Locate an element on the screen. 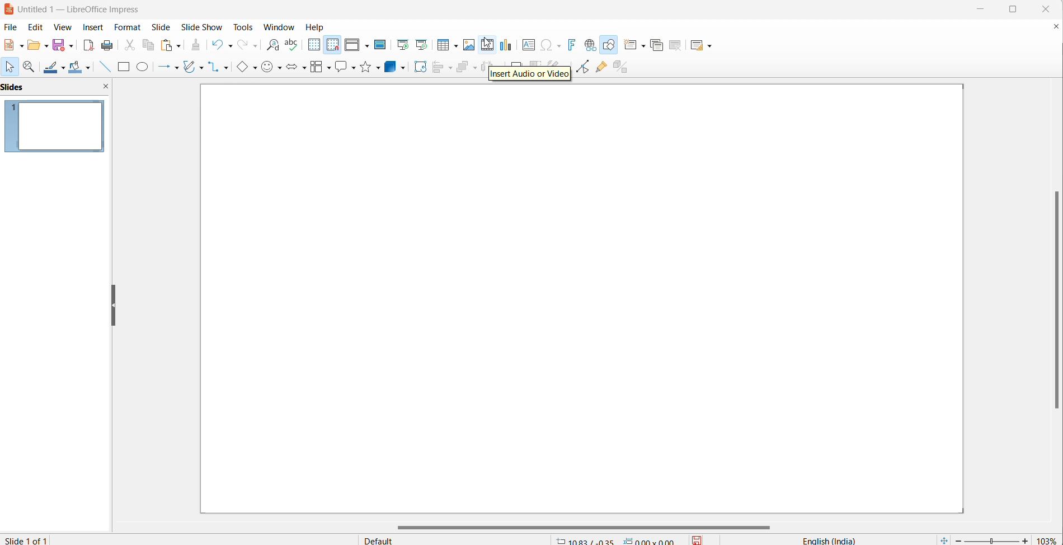  line is located at coordinates (104, 68).